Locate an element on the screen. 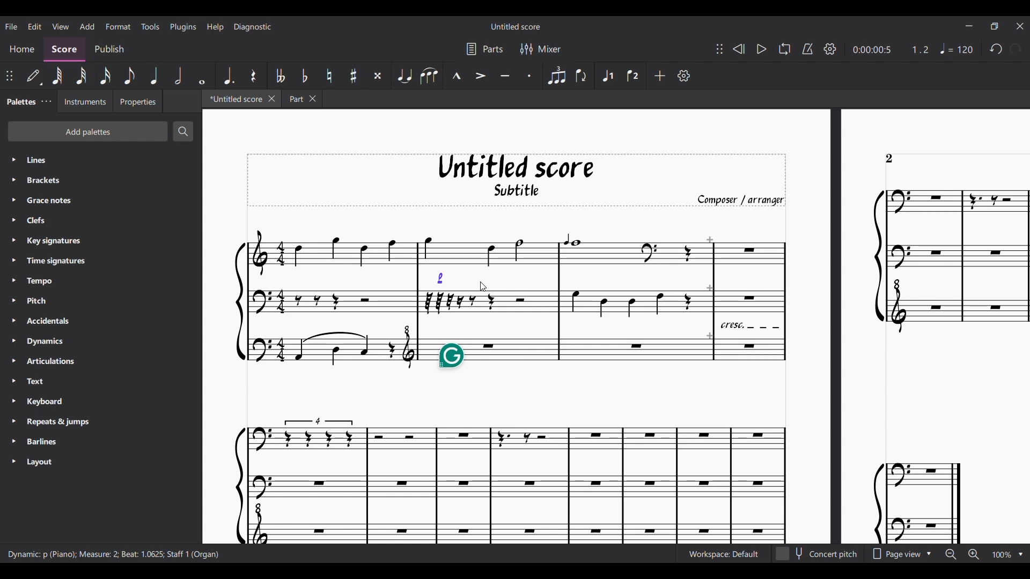  Playback setting is located at coordinates (830, 49).